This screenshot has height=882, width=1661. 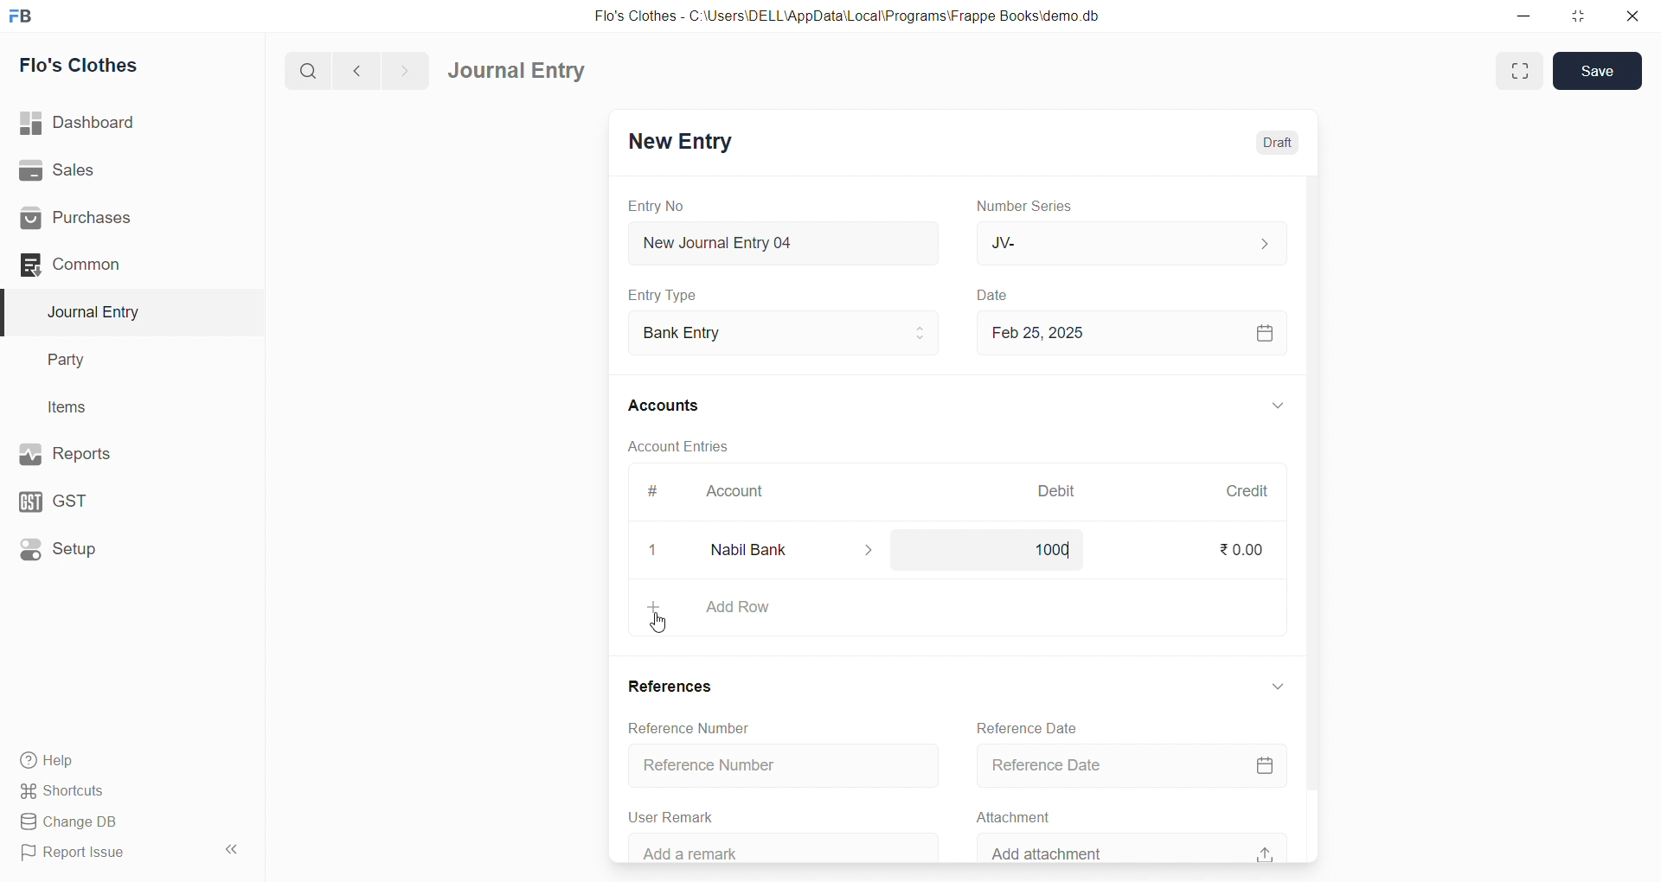 What do you see at coordinates (995, 296) in the screenshot?
I see `Date` at bounding box center [995, 296].